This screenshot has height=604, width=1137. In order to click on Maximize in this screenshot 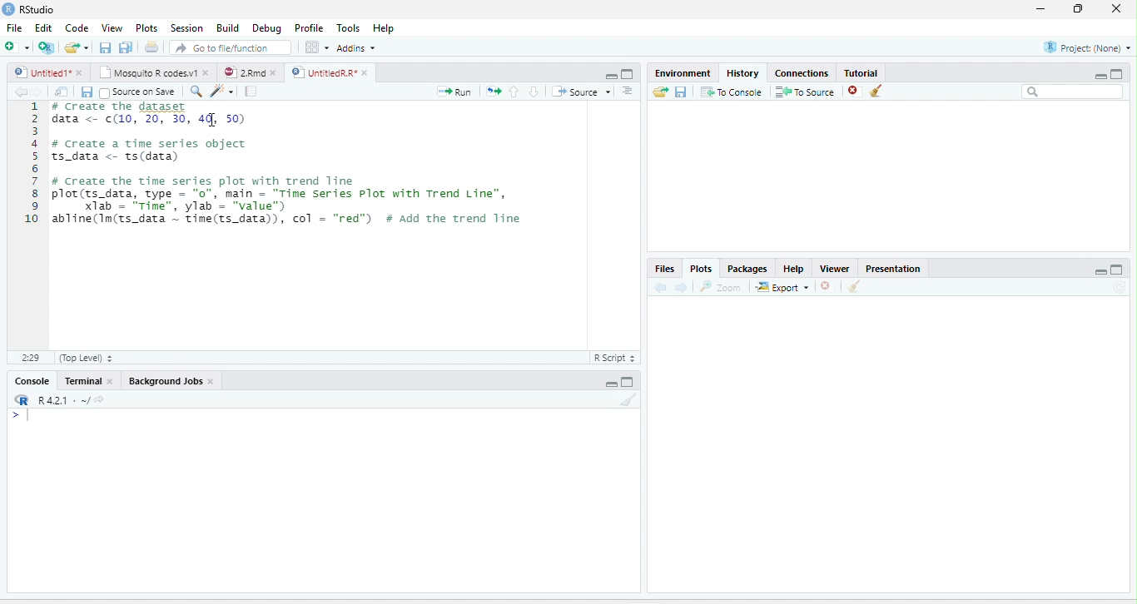, I will do `click(628, 74)`.